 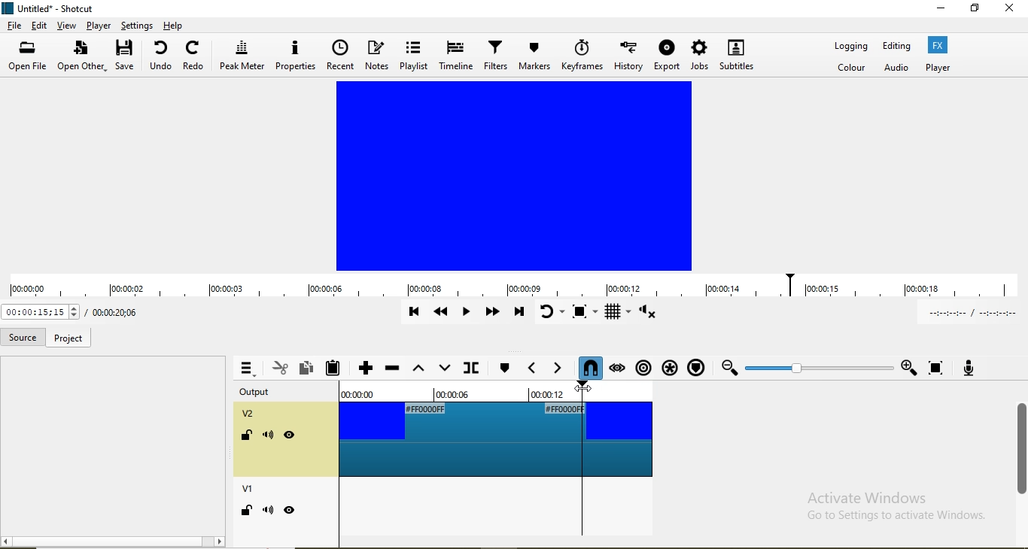 What do you see at coordinates (414, 312) in the screenshot?
I see `Skip to previous` at bounding box center [414, 312].